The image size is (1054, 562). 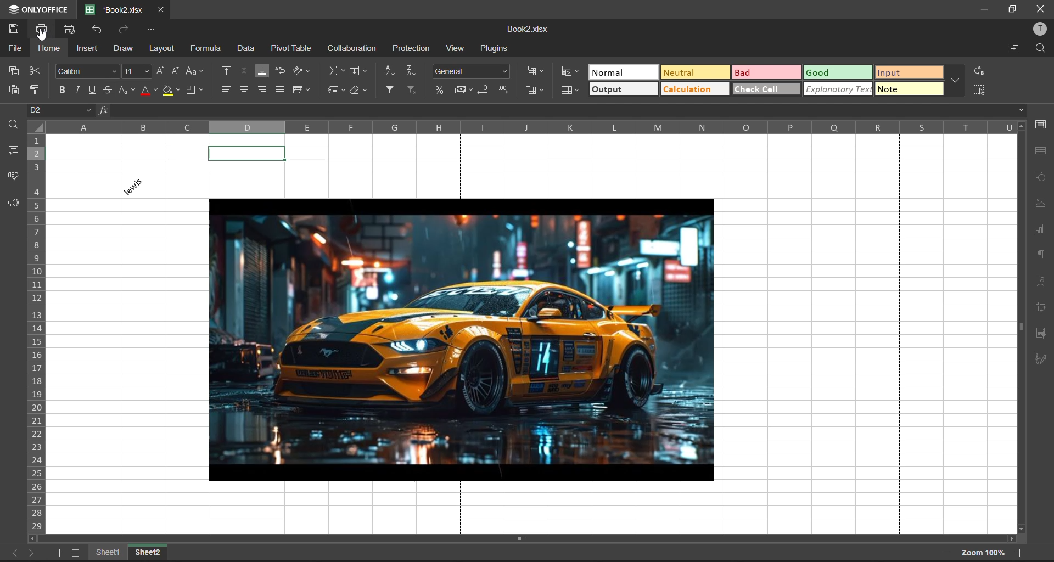 What do you see at coordinates (81, 89) in the screenshot?
I see `italic` at bounding box center [81, 89].